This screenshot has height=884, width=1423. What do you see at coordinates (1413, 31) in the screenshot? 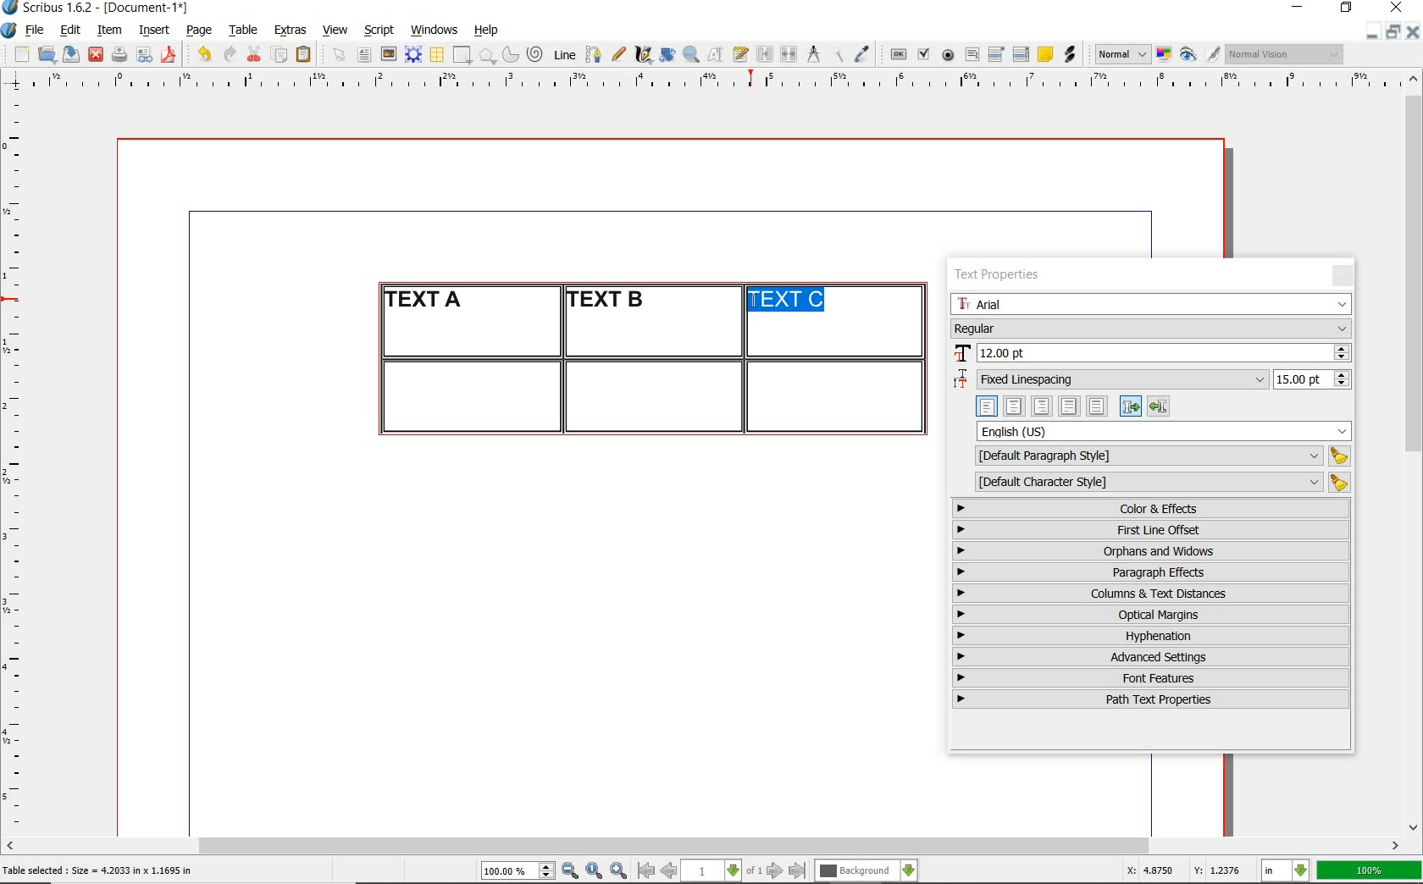
I see `close` at bounding box center [1413, 31].